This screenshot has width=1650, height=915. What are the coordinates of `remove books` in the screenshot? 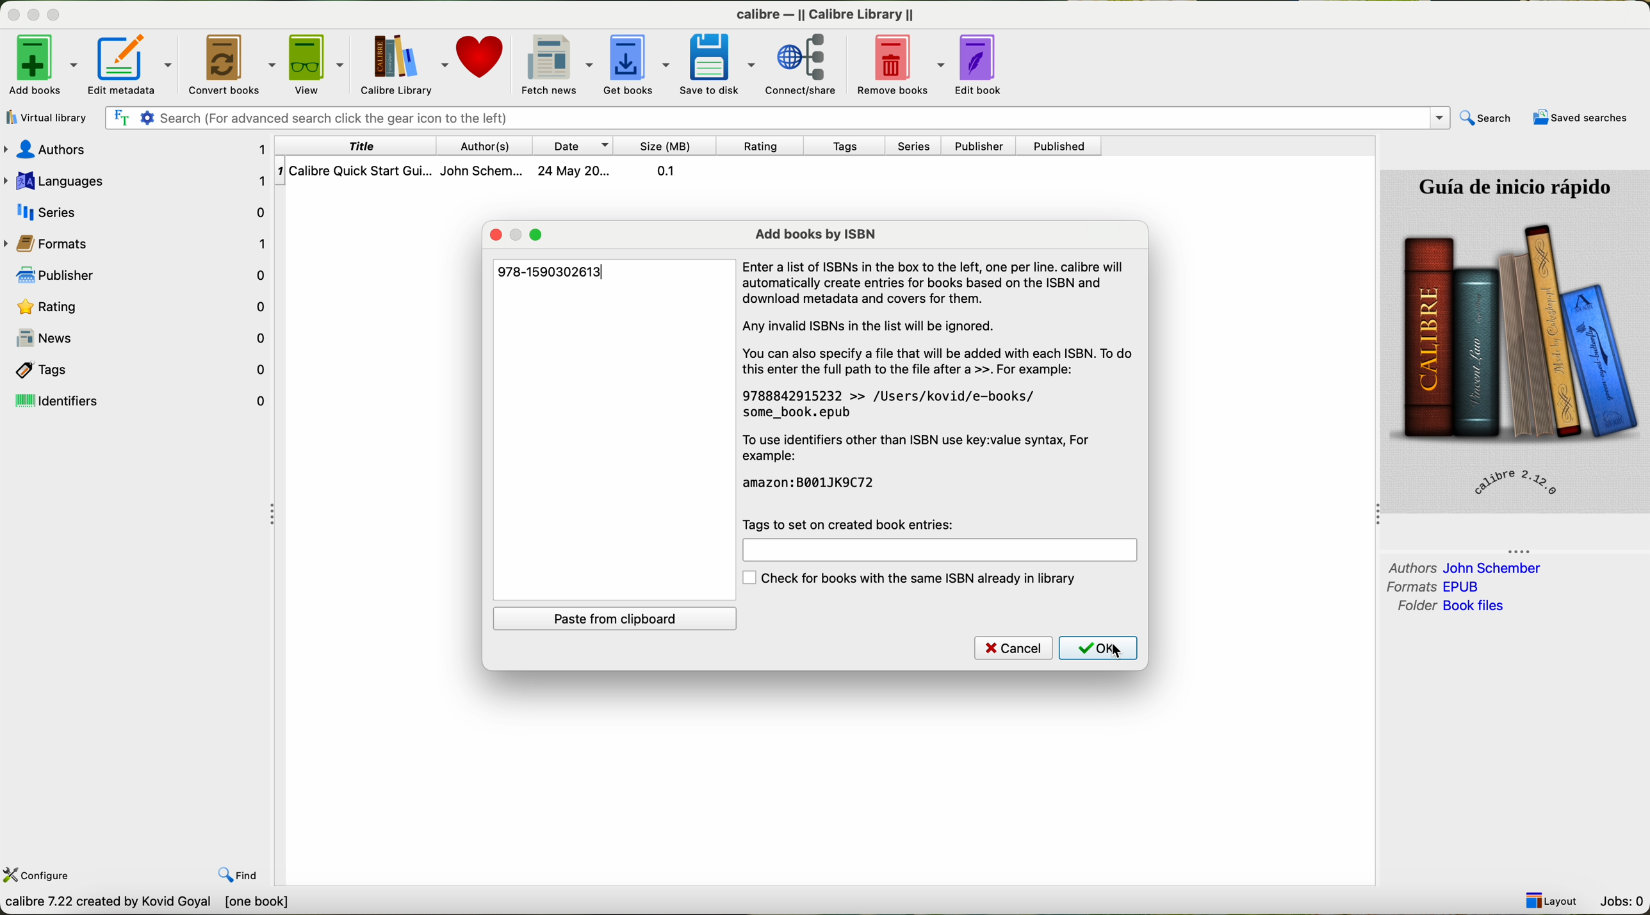 It's located at (896, 64).